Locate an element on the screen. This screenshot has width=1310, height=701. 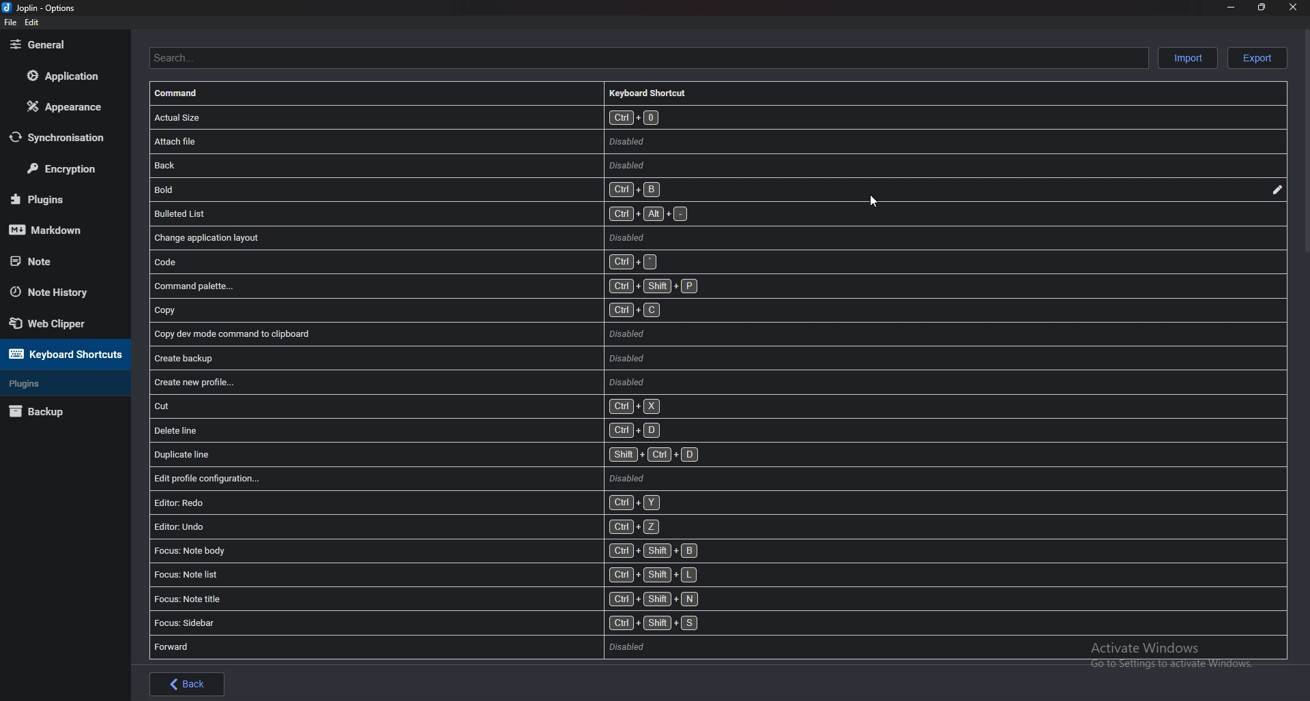
Plugins is located at coordinates (60, 384).